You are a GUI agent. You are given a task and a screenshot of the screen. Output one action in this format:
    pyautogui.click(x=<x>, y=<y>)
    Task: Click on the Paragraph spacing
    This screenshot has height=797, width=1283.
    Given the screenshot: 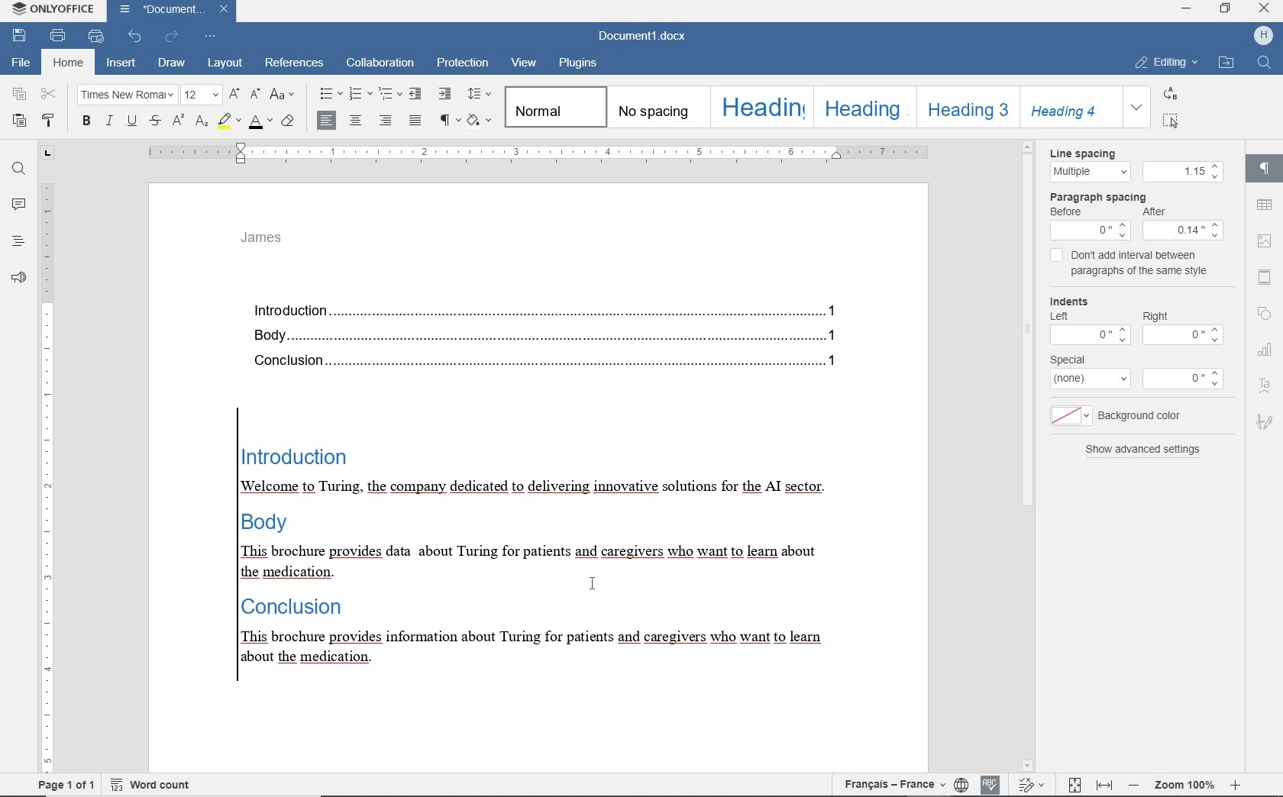 What is the action you would take?
    pyautogui.click(x=1106, y=196)
    